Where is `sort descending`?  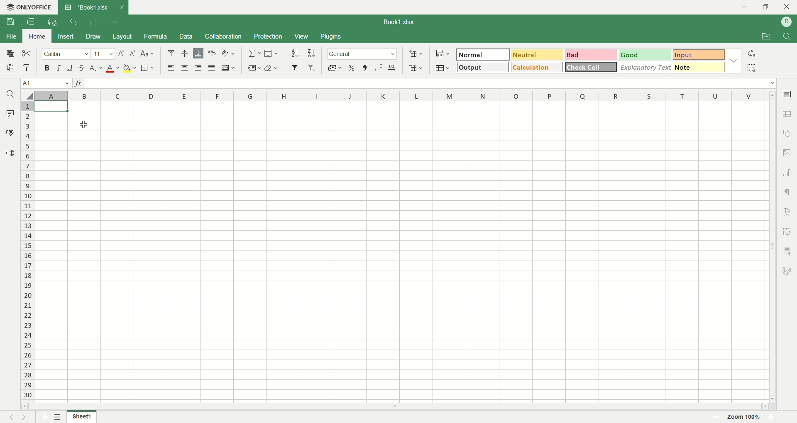 sort descending is located at coordinates (310, 53).